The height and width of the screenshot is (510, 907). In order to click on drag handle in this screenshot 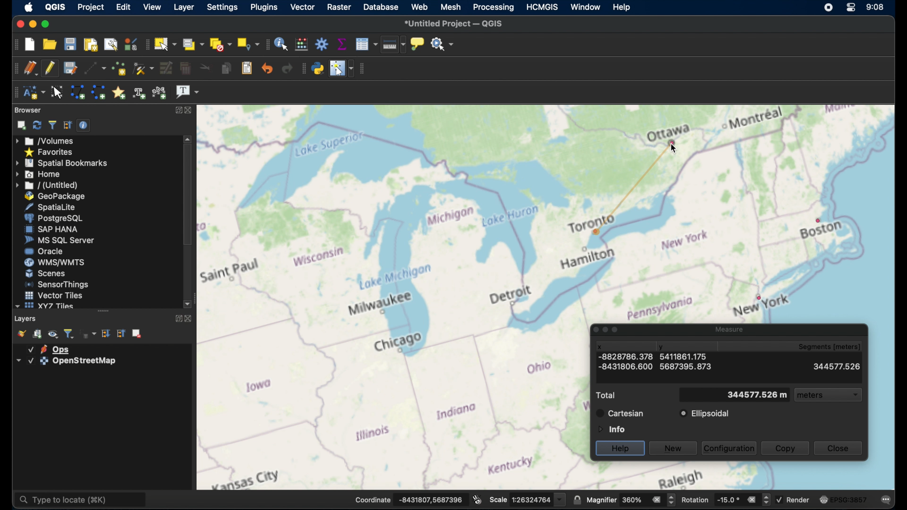, I will do `click(103, 311)`.